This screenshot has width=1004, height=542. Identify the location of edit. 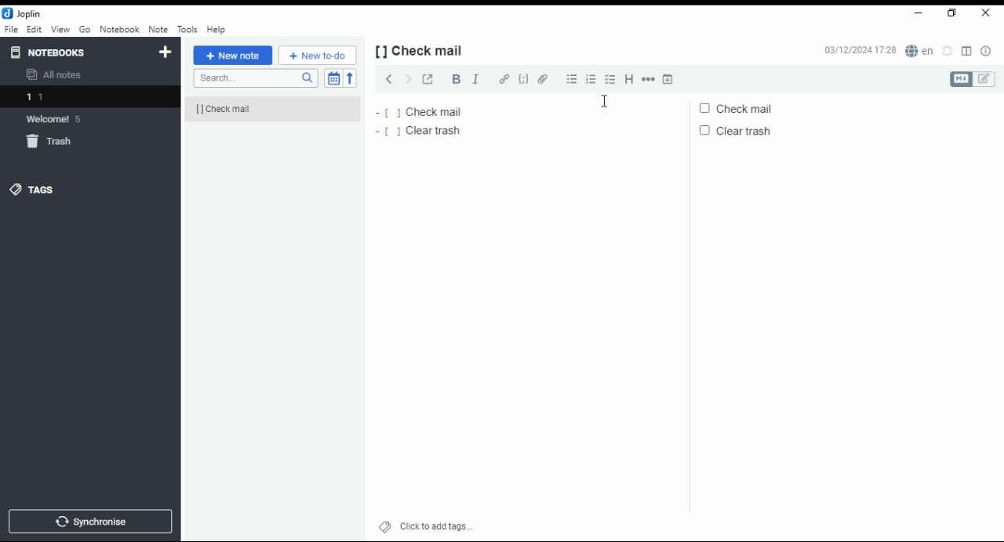
(35, 28).